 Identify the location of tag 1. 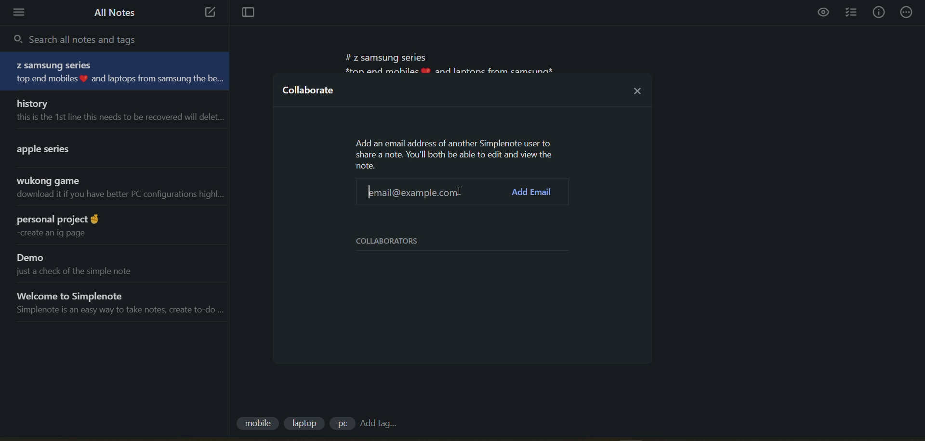
(257, 424).